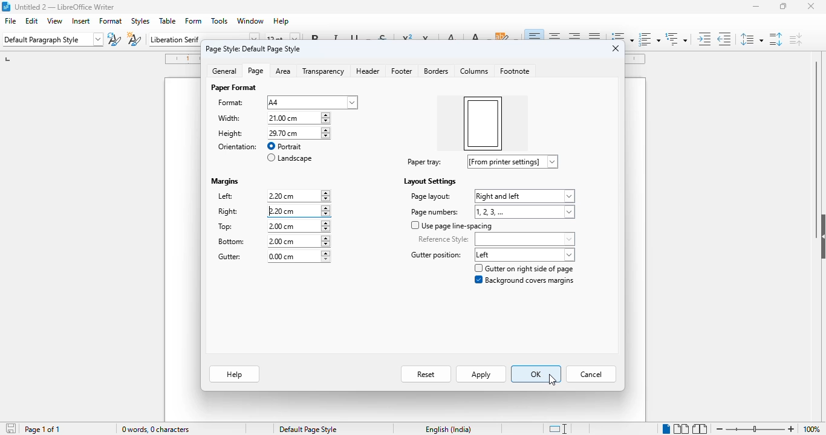  Describe the element at coordinates (431, 181) in the screenshot. I see `layout settings` at that location.